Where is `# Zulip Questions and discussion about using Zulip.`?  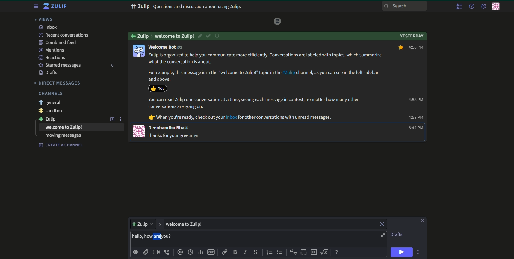
# Zulip Questions and discussion about using Zulip. is located at coordinates (186, 7).